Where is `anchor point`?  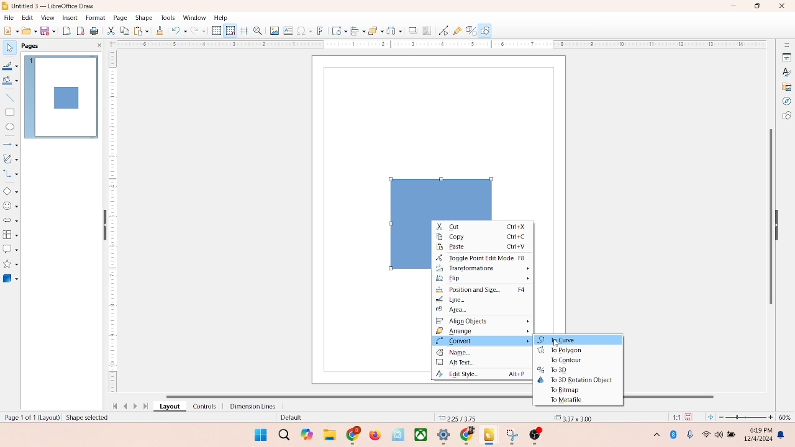 anchor point is located at coordinates (571, 417).